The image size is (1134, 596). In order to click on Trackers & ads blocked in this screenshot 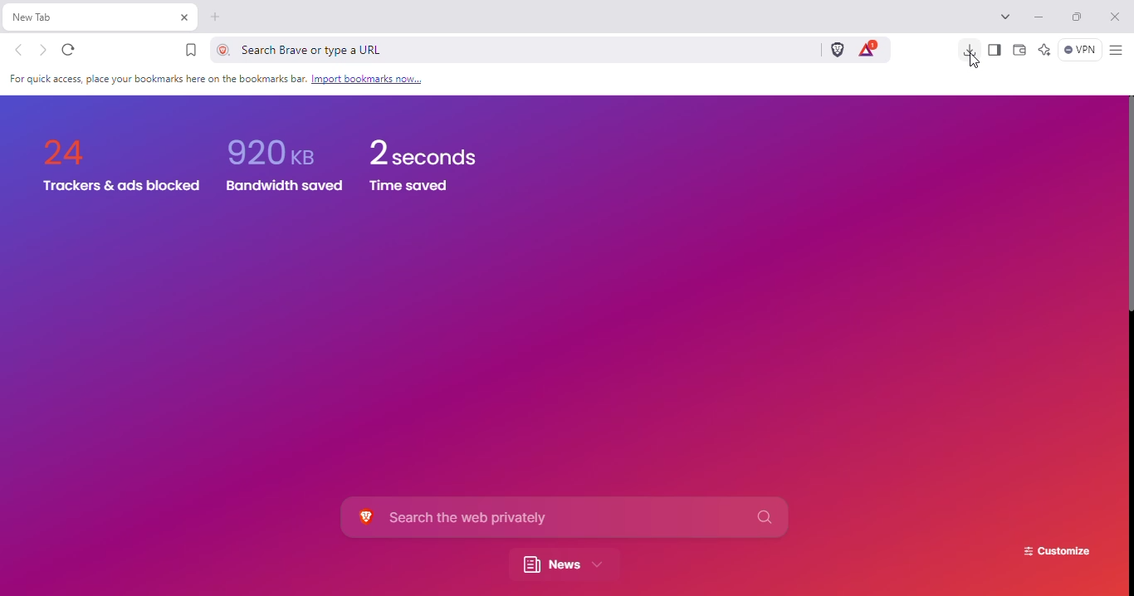, I will do `click(120, 187)`.